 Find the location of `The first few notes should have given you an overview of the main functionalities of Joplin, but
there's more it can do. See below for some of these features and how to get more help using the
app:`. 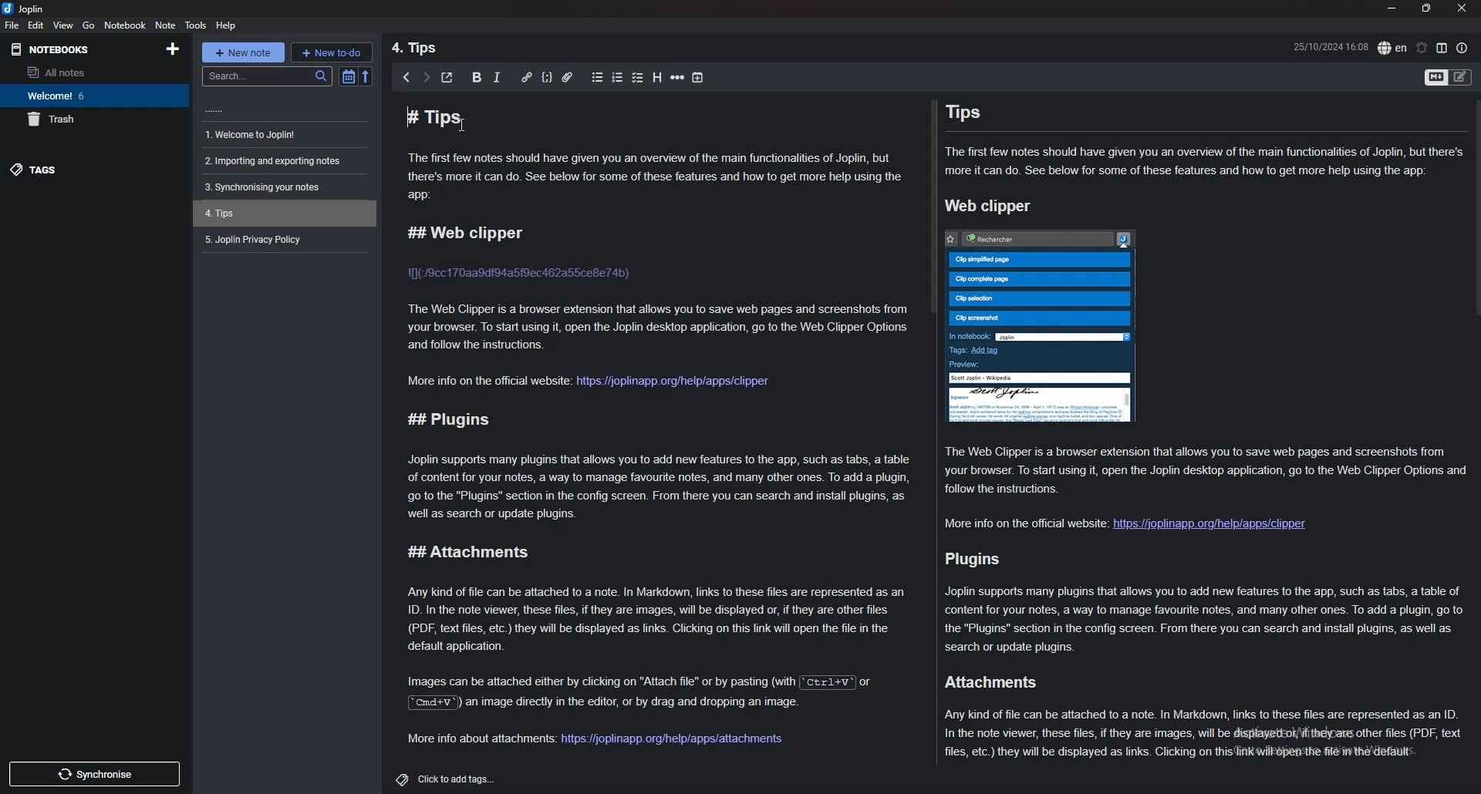

The first few notes should have given you an overview of the main functionalities of Joplin, but
there's more it can do. See below for some of these features and how to get more help using the
app: is located at coordinates (657, 179).